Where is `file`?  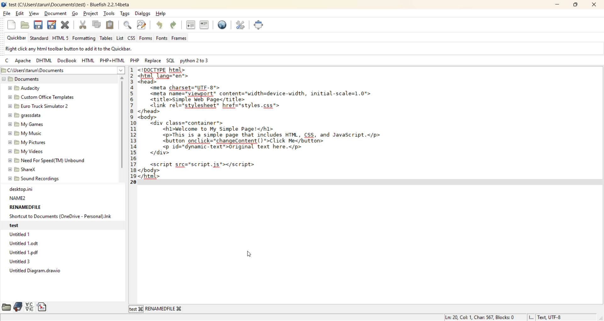 file is located at coordinates (6, 14).